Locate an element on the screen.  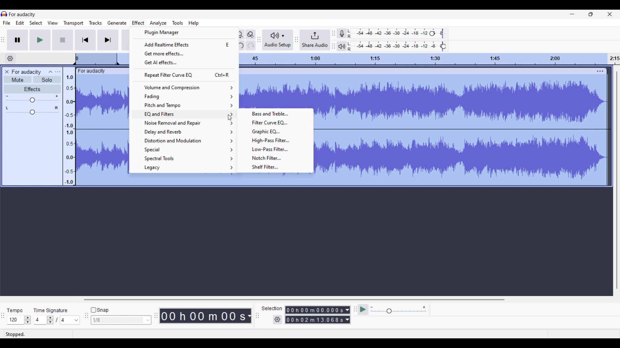
Notch filter is located at coordinates (276, 158).